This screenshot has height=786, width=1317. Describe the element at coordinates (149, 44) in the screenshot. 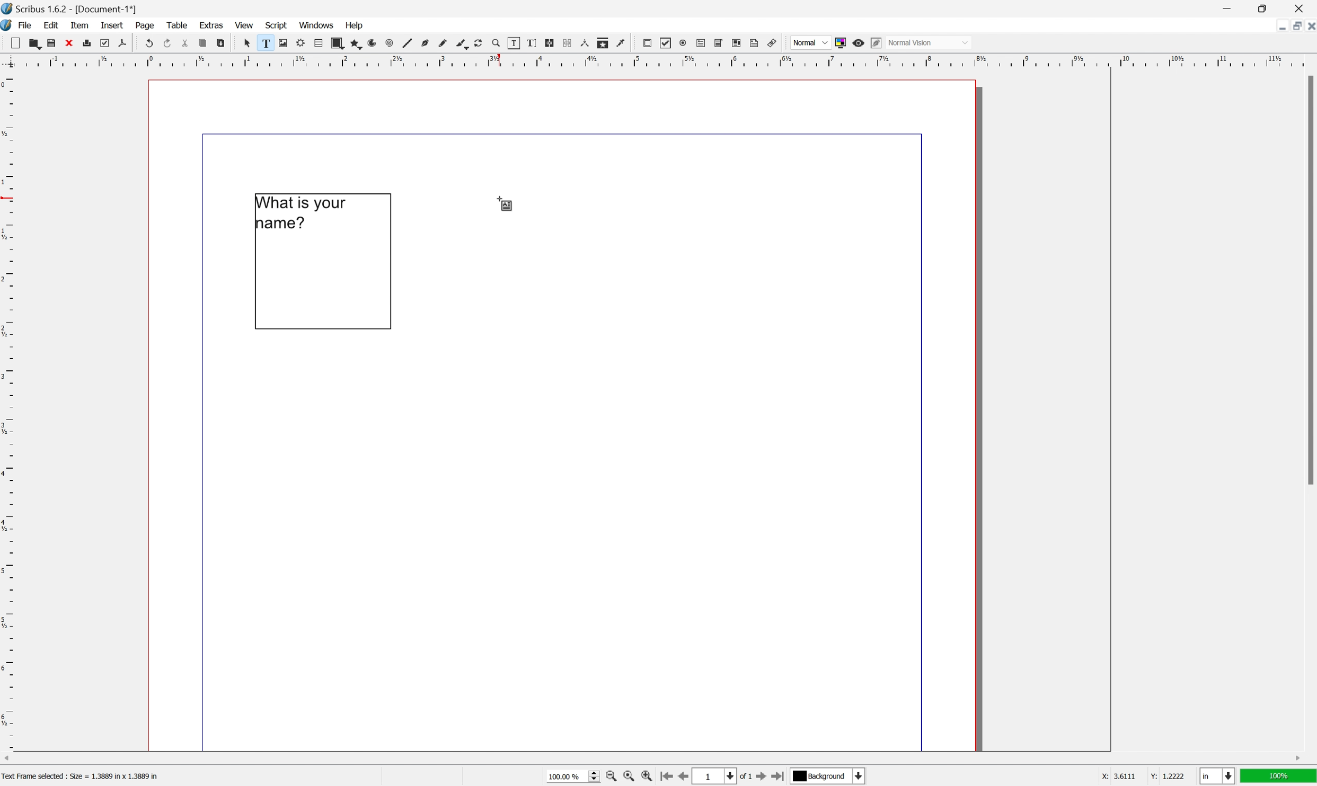

I see `undo` at that location.